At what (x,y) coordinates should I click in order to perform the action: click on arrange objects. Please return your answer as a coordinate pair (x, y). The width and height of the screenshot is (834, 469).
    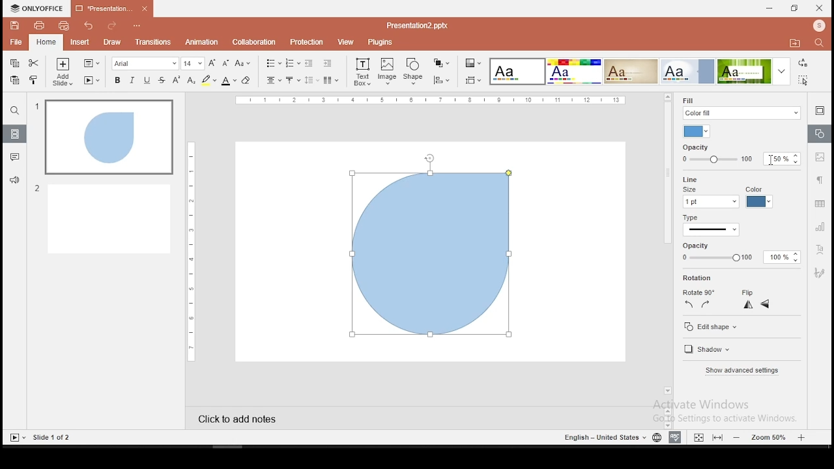
    Looking at the image, I should click on (440, 63).